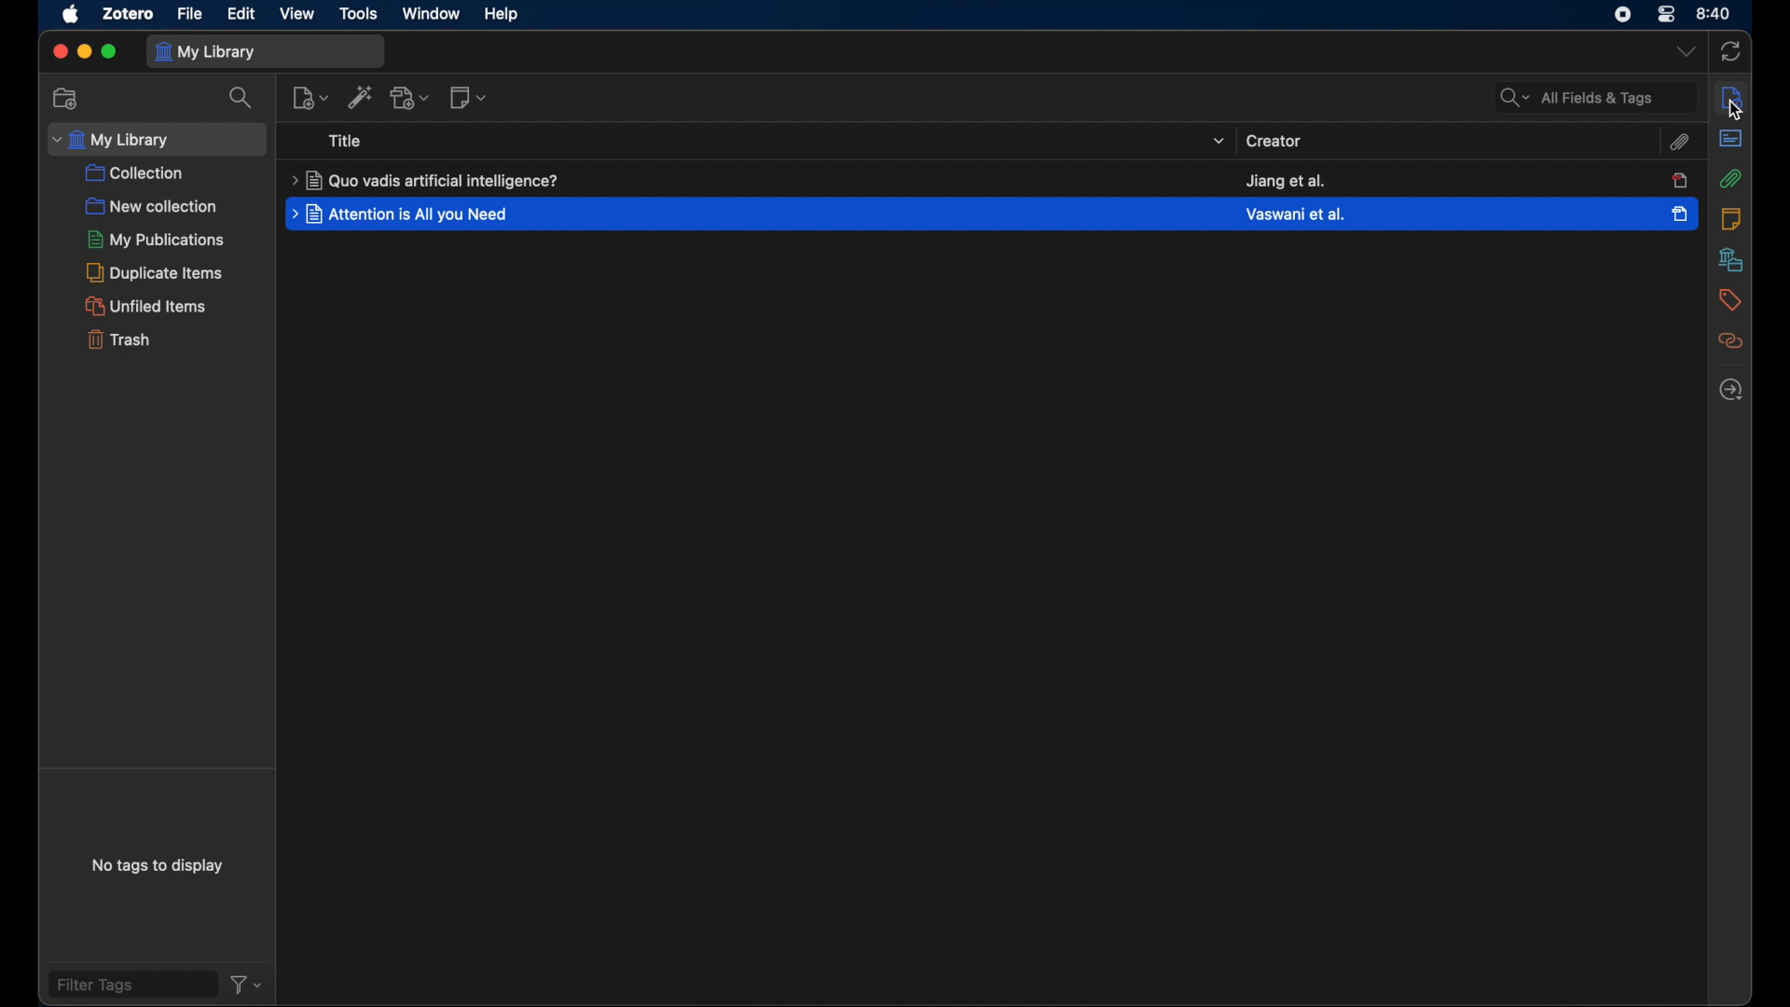 Image resolution: width=1790 pixels, height=1007 pixels. I want to click on related, so click(1730, 341).